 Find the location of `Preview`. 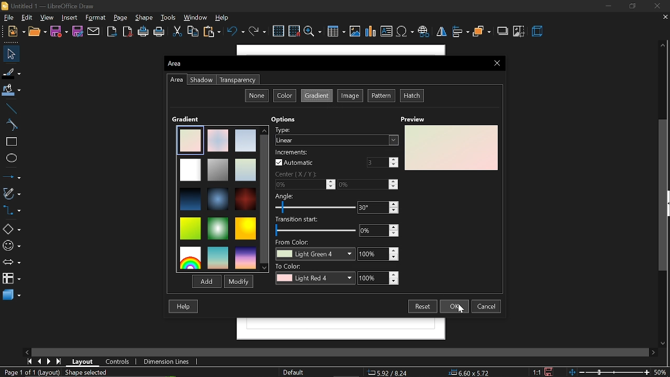

Preview is located at coordinates (411, 119).